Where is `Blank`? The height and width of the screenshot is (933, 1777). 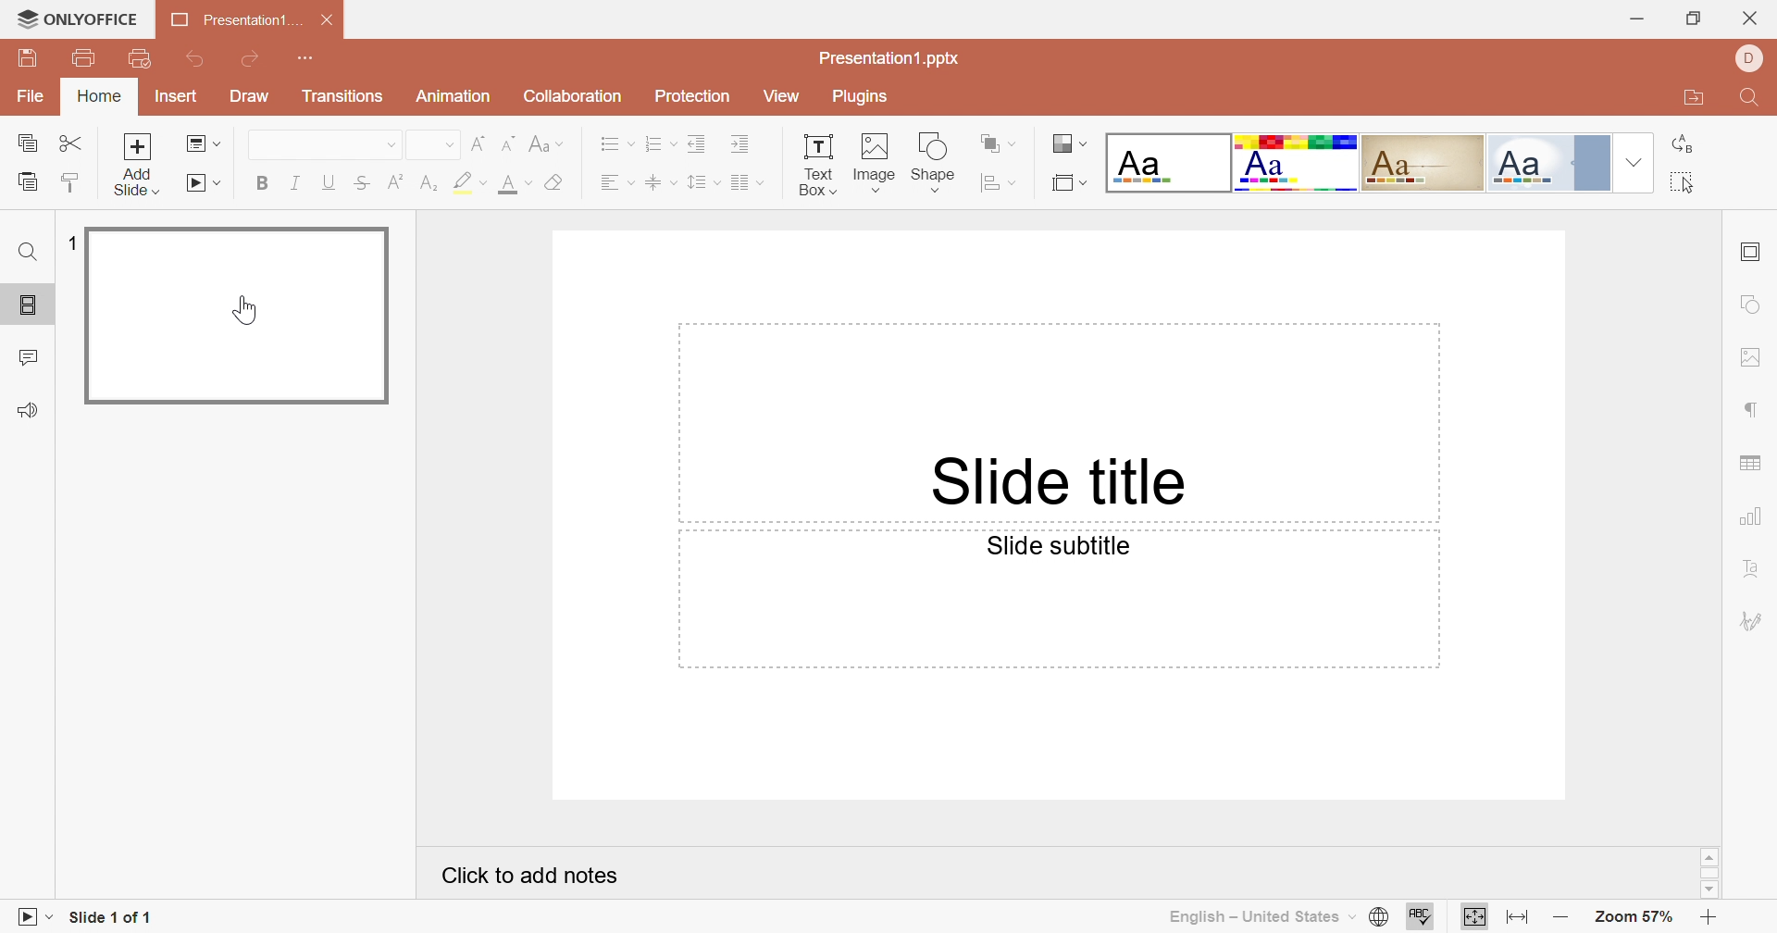 Blank is located at coordinates (1170, 160).